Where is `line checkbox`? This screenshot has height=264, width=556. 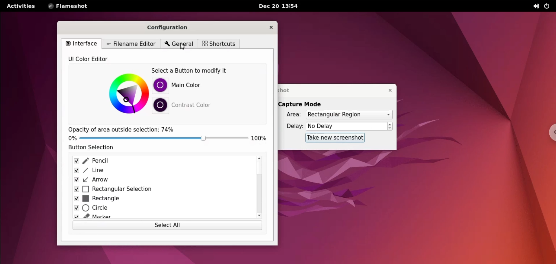
line checkbox is located at coordinates (161, 171).